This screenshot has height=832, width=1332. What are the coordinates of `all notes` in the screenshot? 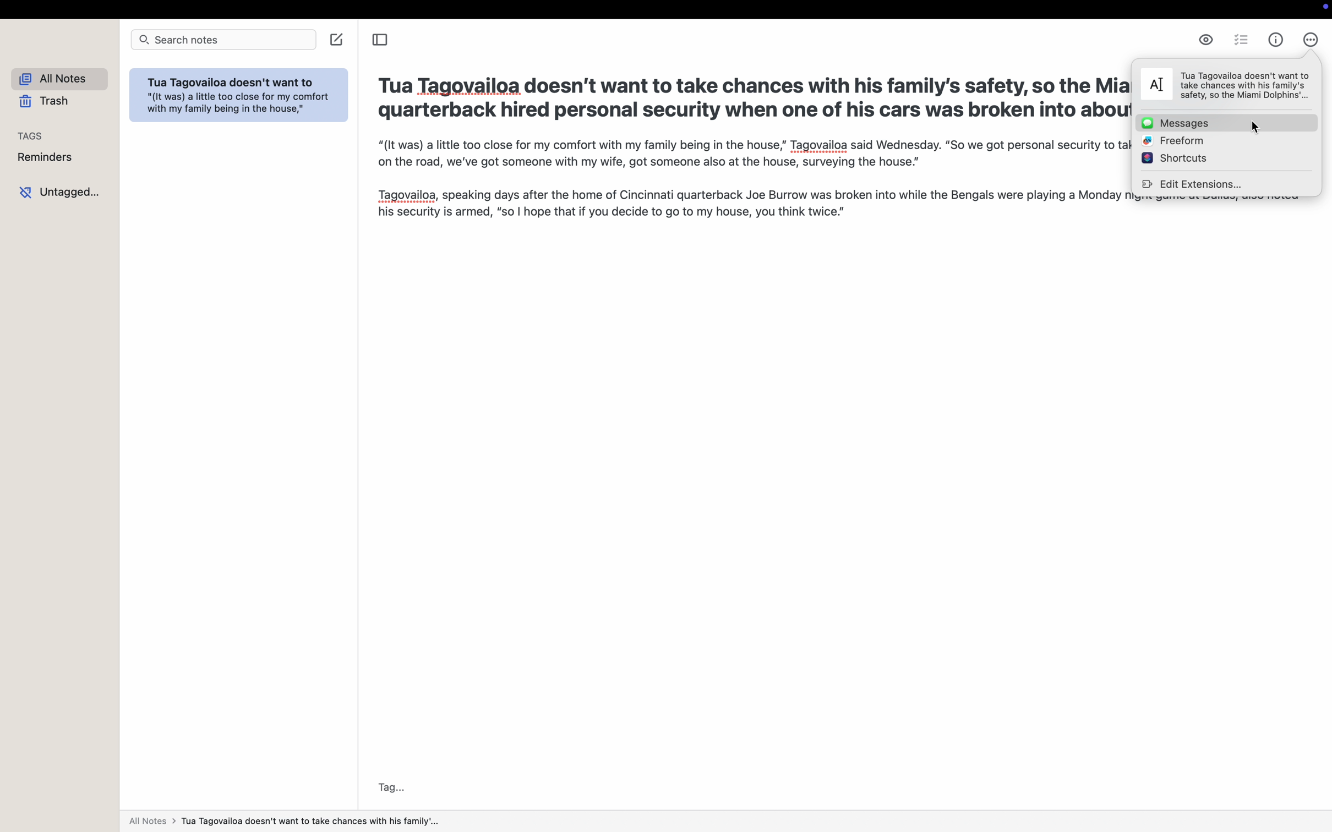 It's located at (55, 78).